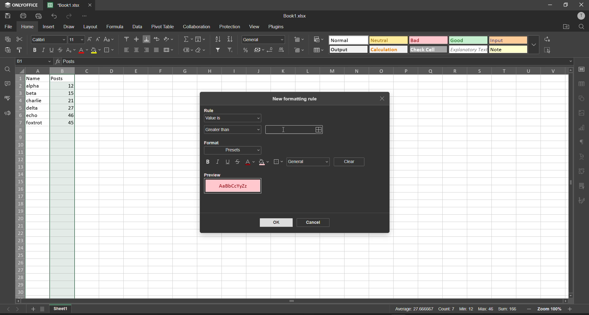 The image size is (589, 315). Describe the element at coordinates (549, 38) in the screenshot. I see `replace` at that location.